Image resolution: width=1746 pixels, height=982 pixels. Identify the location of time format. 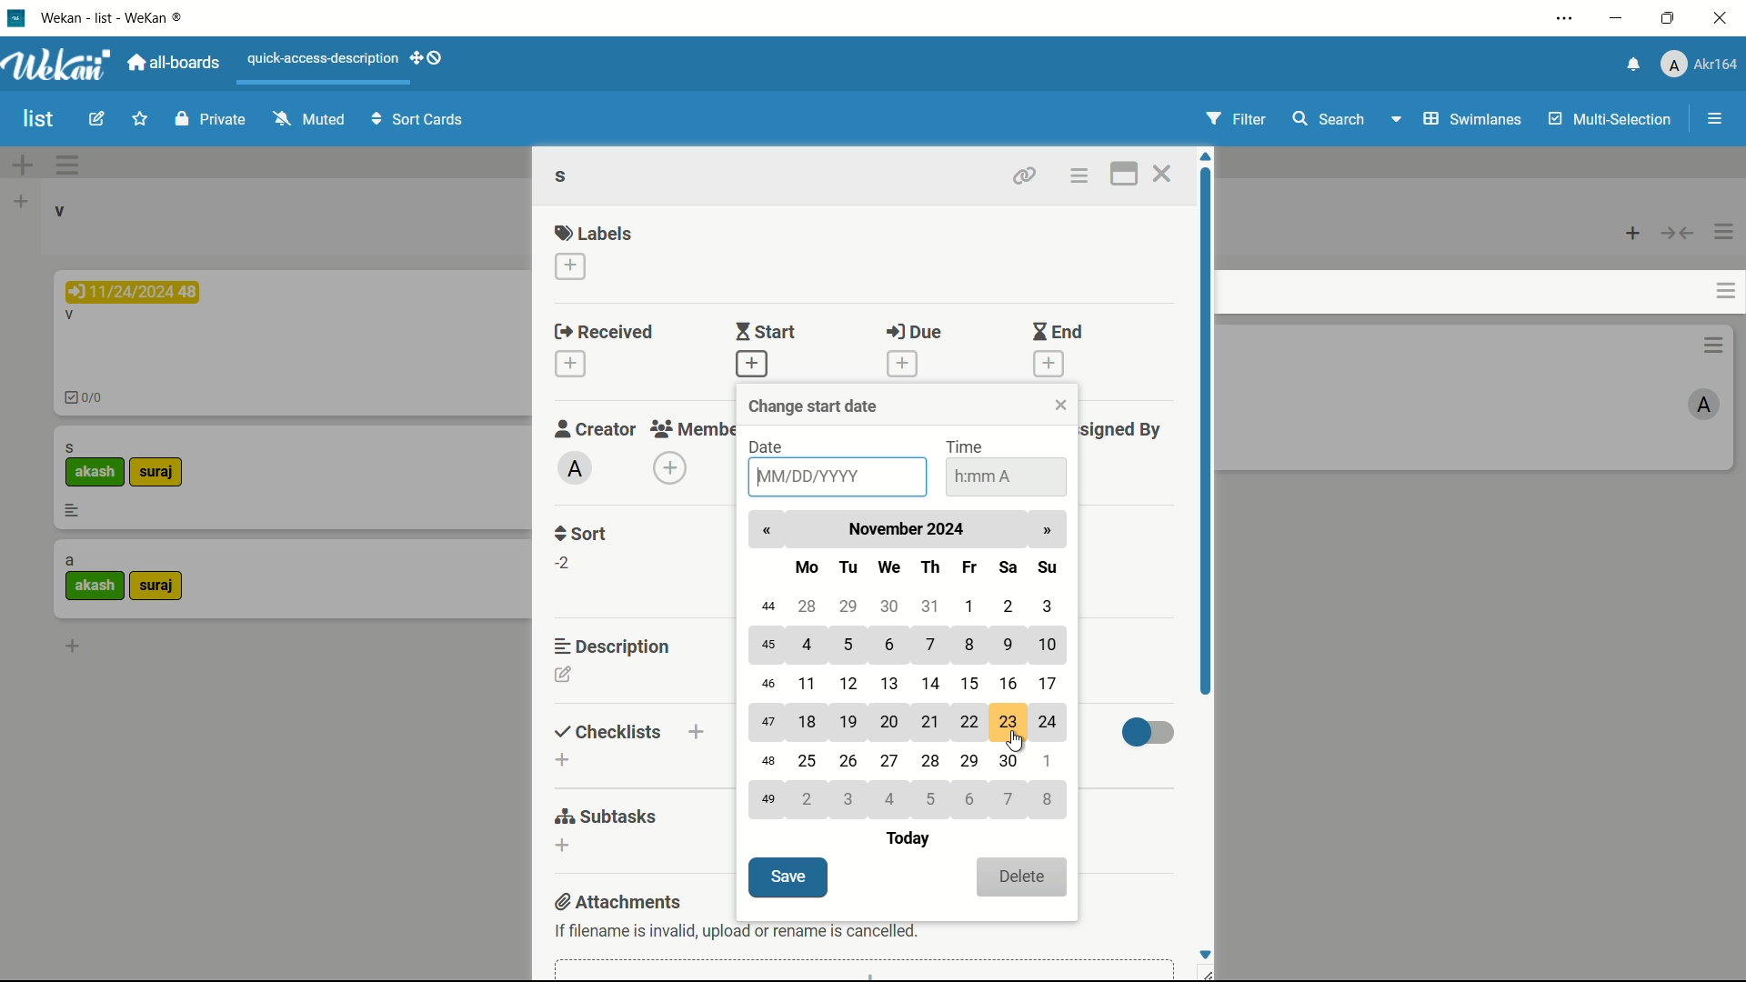
(978, 476).